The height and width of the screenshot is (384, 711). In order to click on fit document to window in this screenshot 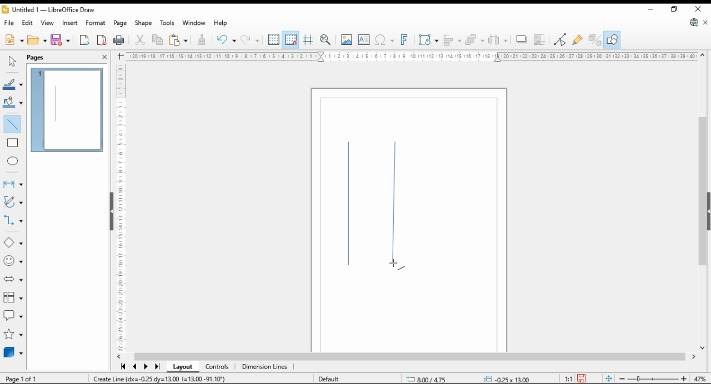, I will do `click(608, 378)`.